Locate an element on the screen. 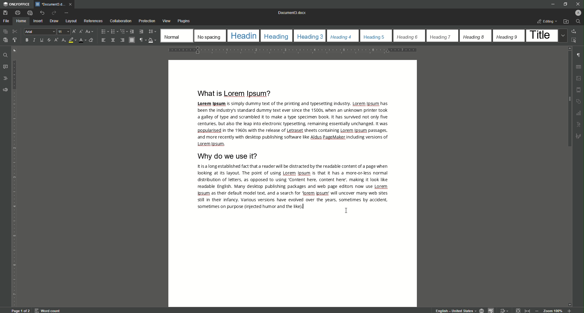 This screenshot has height=313, width=584. move down is located at coordinates (569, 302).